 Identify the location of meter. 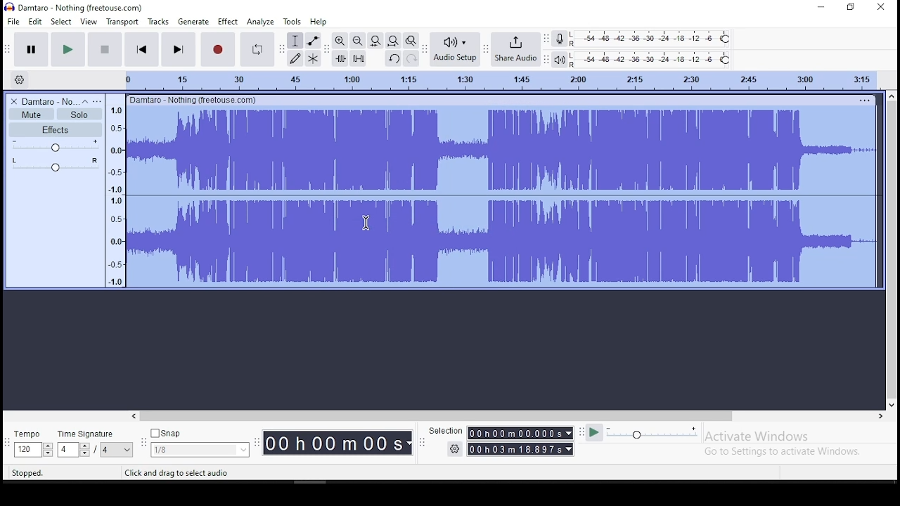
(115, 195).